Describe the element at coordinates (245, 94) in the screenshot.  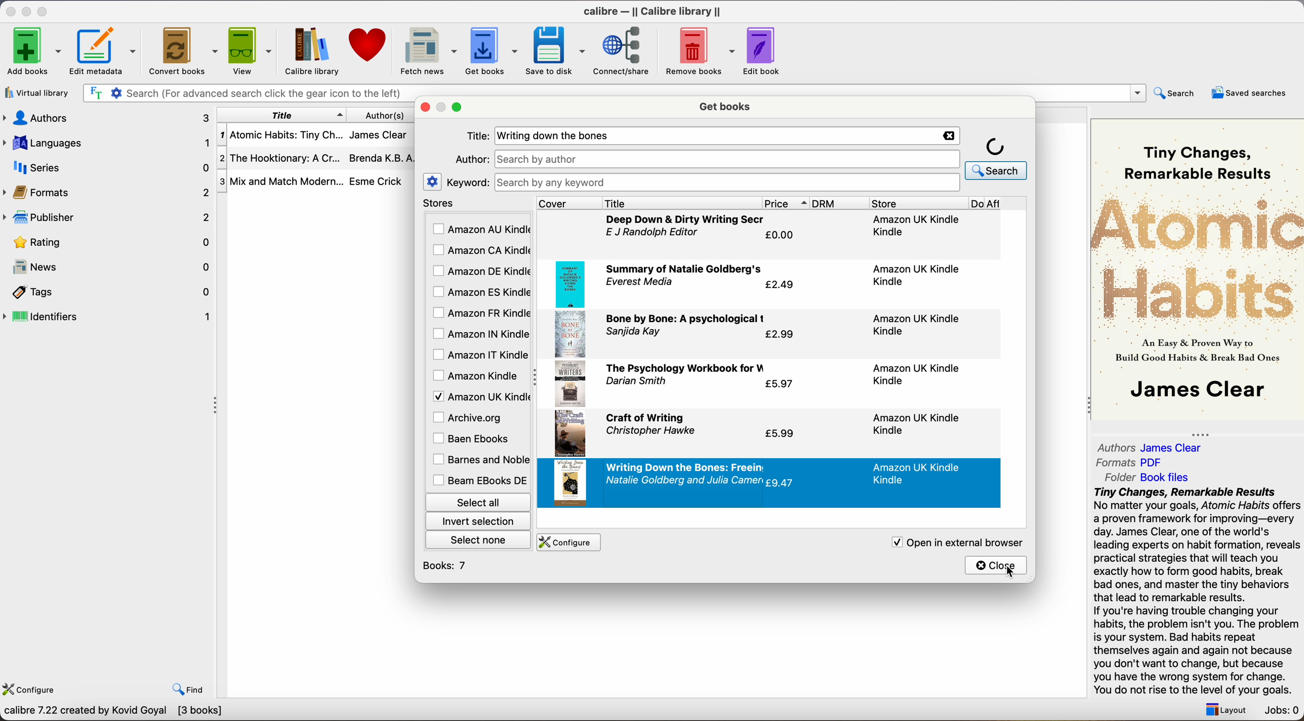
I see `search bar` at that location.